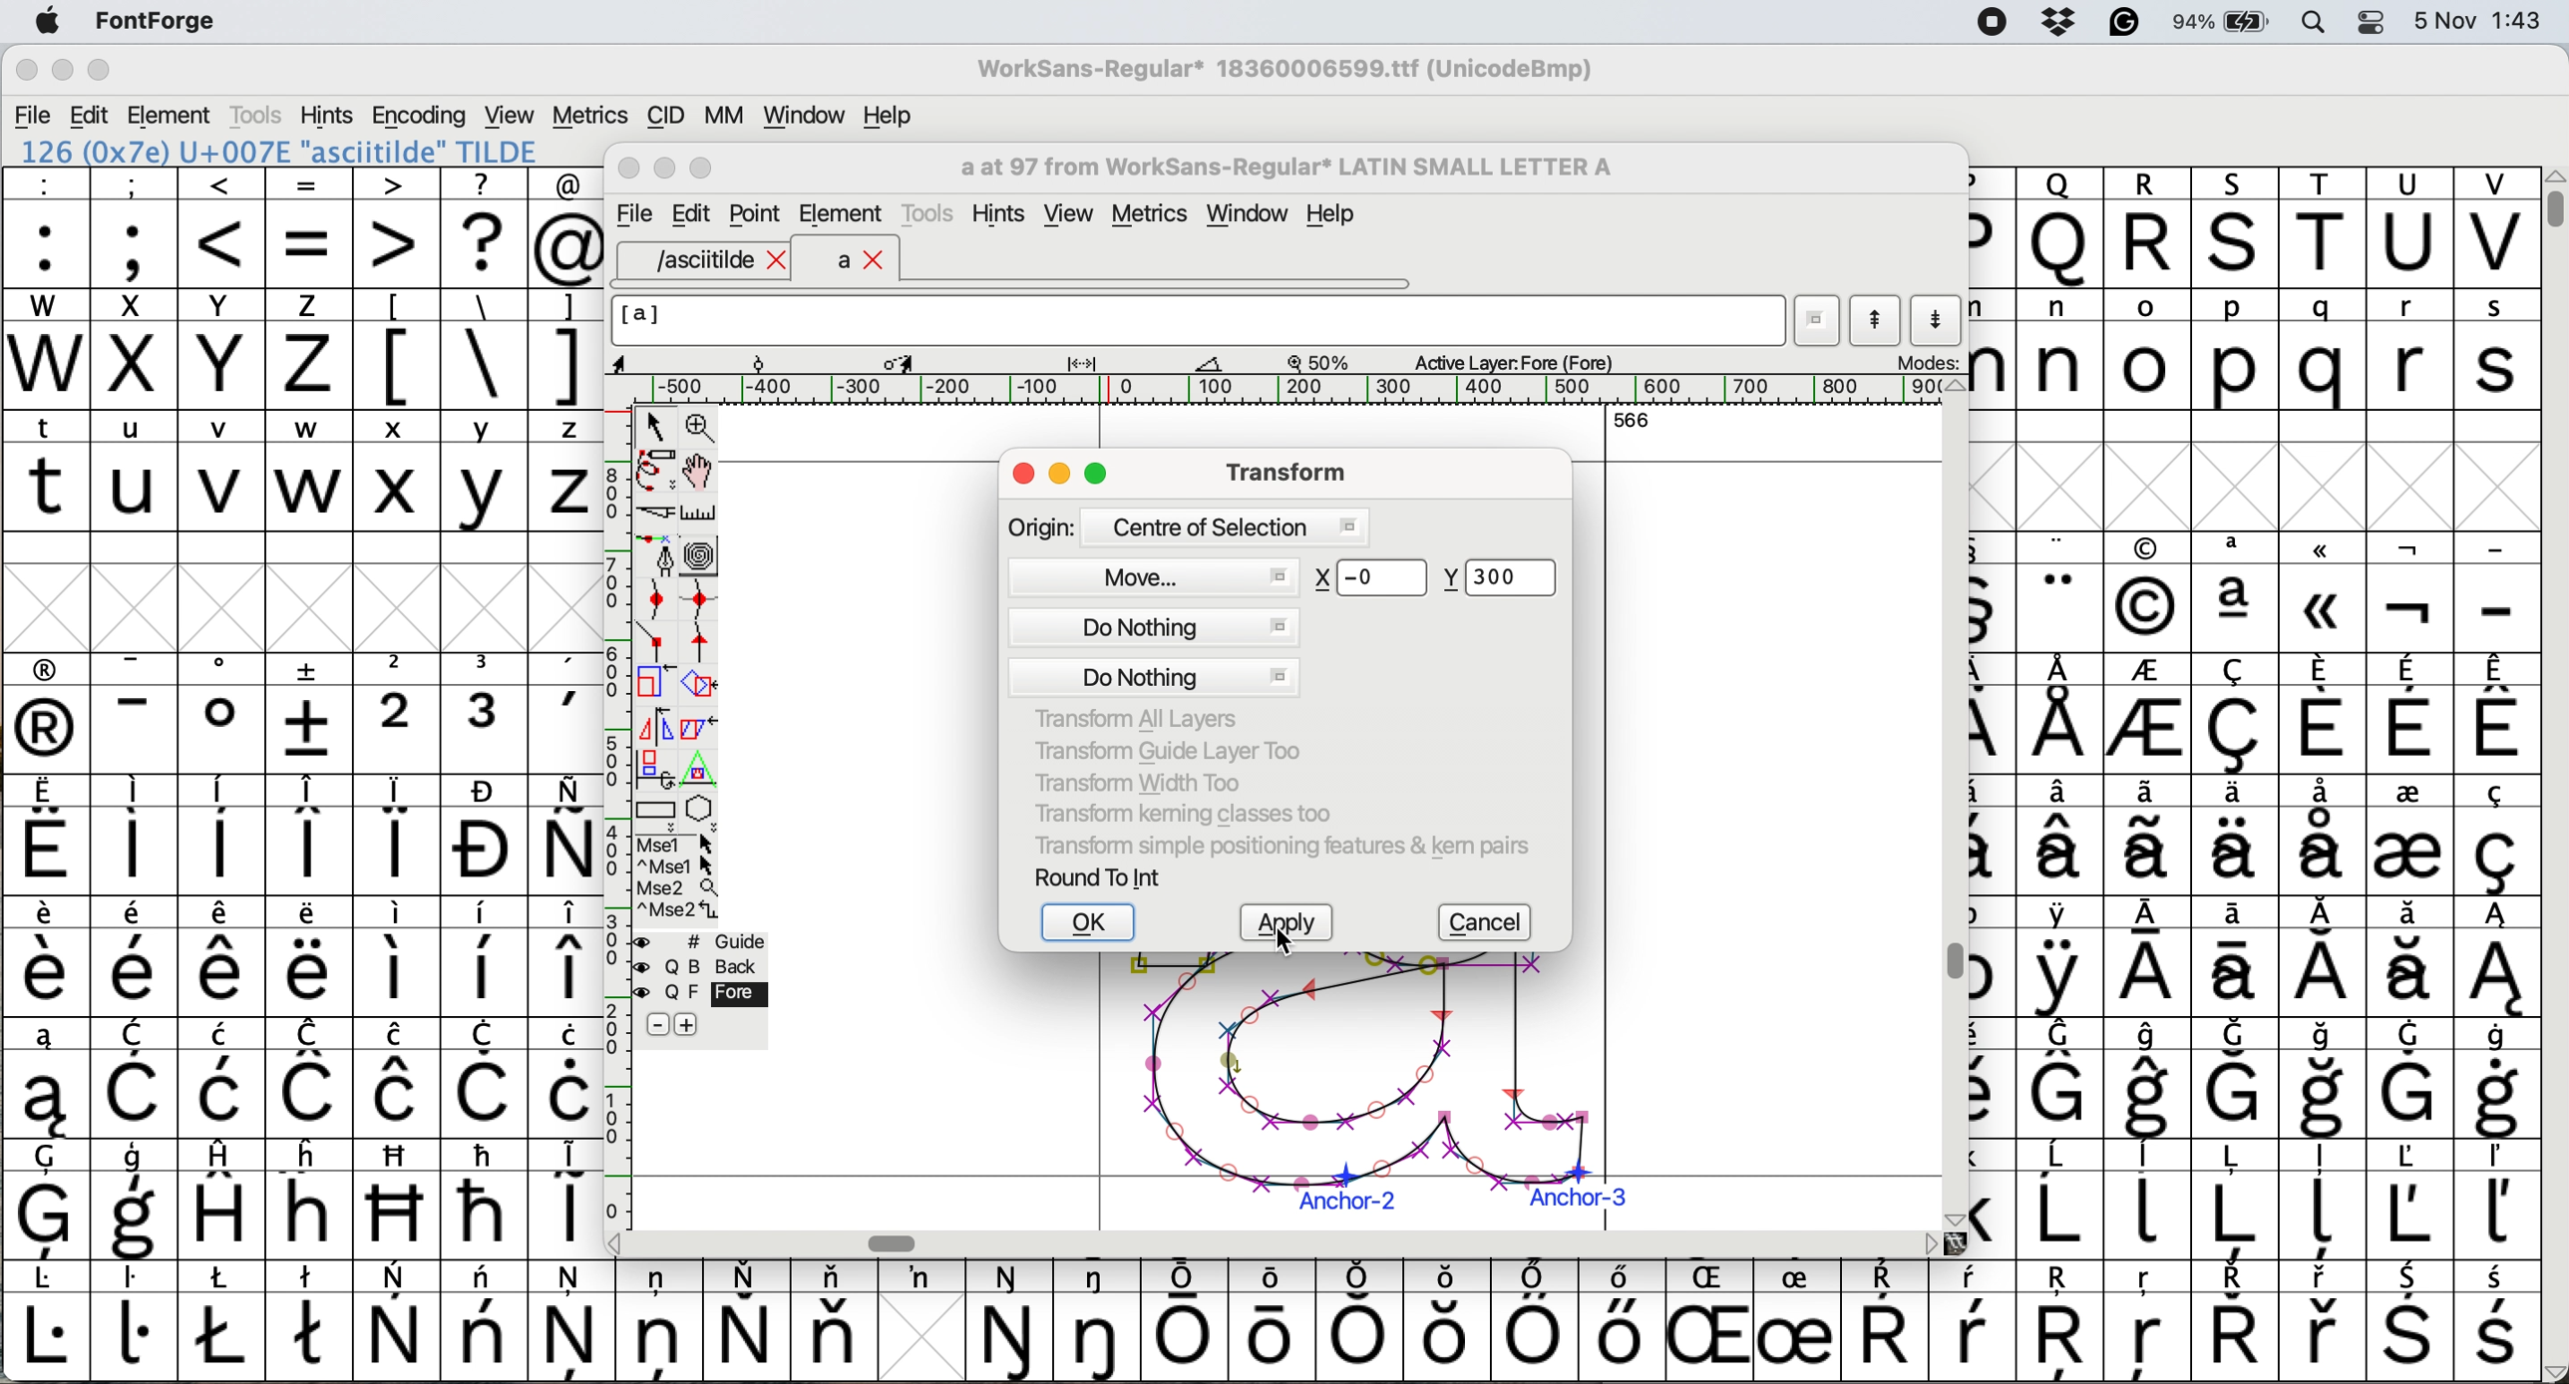 This screenshot has height=1384, width=2569. I want to click on symbol, so click(311, 1078).